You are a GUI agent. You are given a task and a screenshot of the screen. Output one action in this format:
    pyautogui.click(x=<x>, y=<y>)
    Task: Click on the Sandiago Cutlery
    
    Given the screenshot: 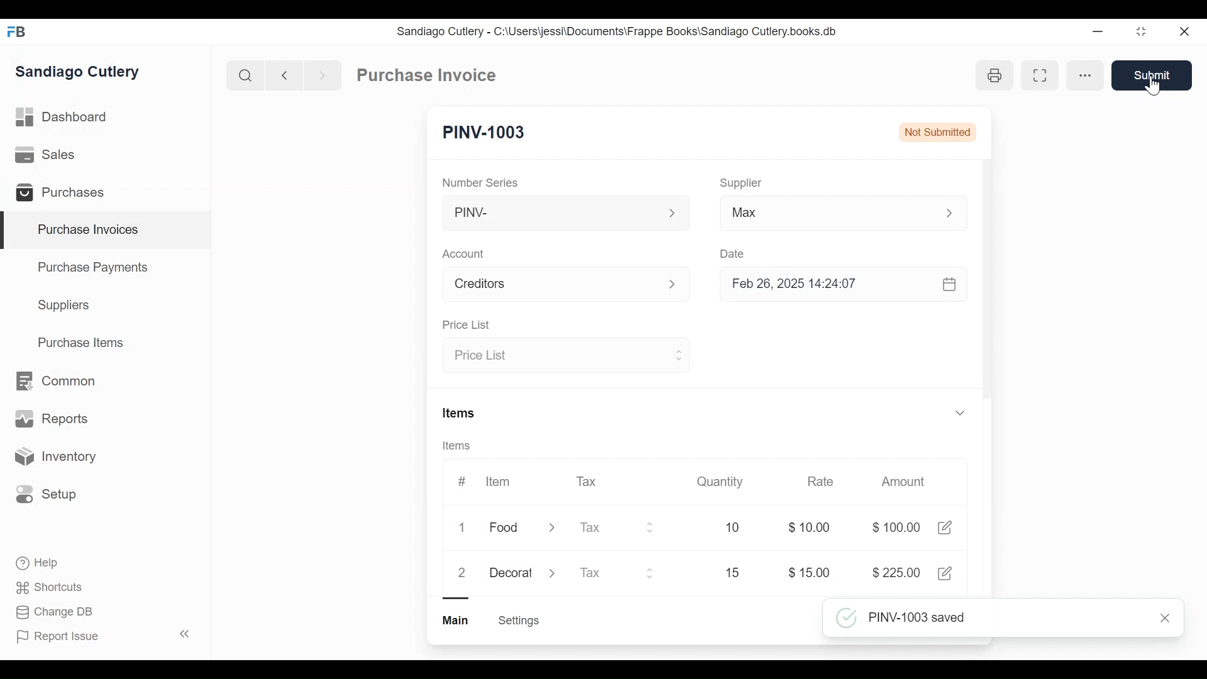 What is the action you would take?
    pyautogui.click(x=79, y=73)
    